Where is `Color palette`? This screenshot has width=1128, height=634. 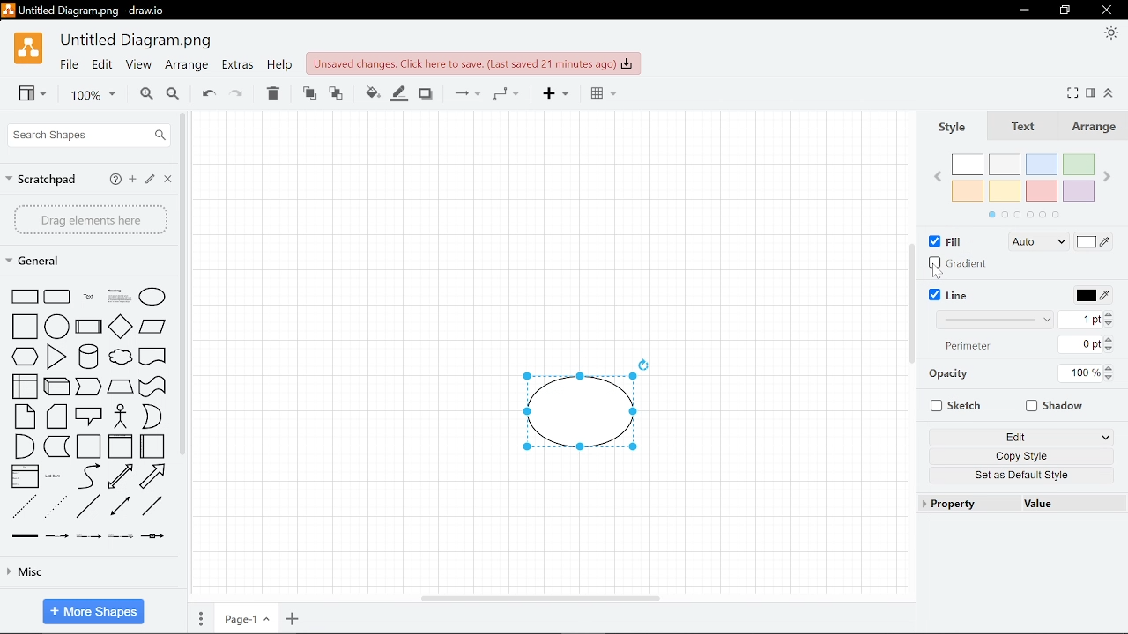 Color palette is located at coordinates (1023, 180).